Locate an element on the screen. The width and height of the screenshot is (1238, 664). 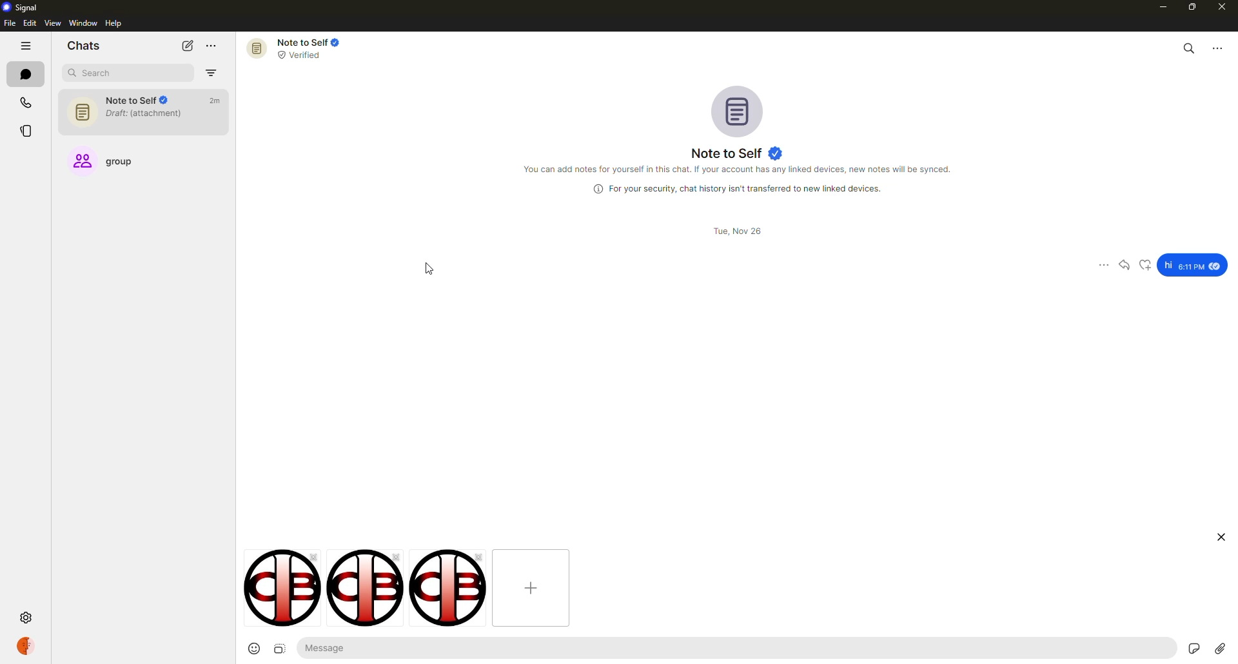
more is located at coordinates (1219, 48).